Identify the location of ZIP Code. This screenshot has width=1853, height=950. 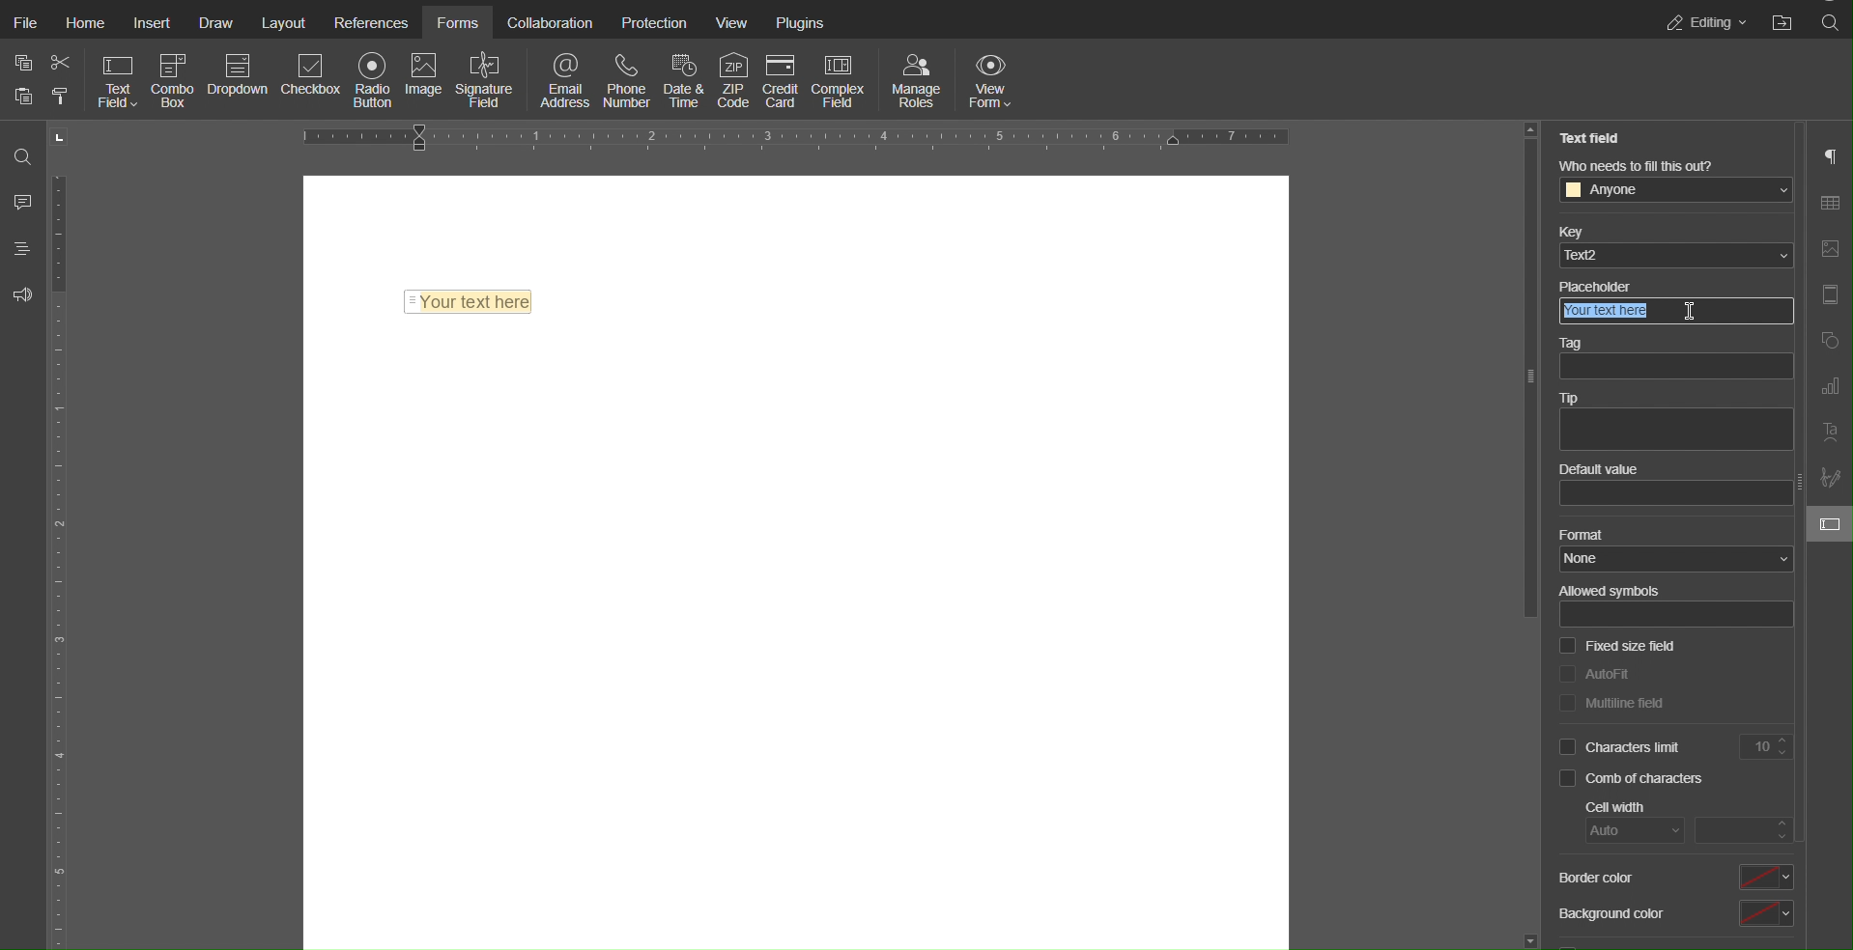
(733, 80).